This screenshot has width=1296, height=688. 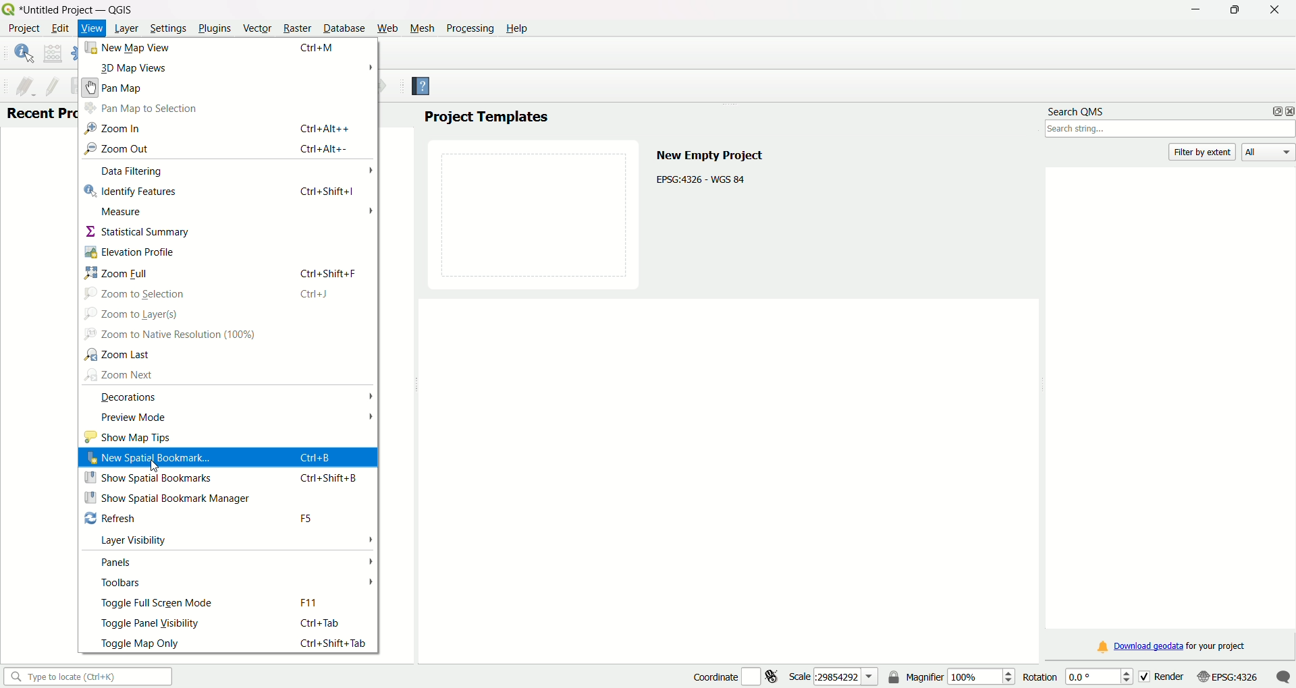 I want to click on decorations, so click(x=128, y=396).